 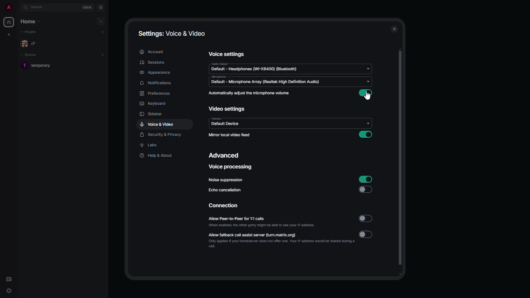 What do you see at coordinates (366, 135) in the screenshot?
I see `enabled` at bounding box center [366, 135].